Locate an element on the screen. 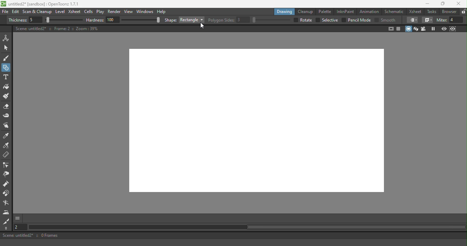  Control point editor tool is located at coordinates (7, 165).